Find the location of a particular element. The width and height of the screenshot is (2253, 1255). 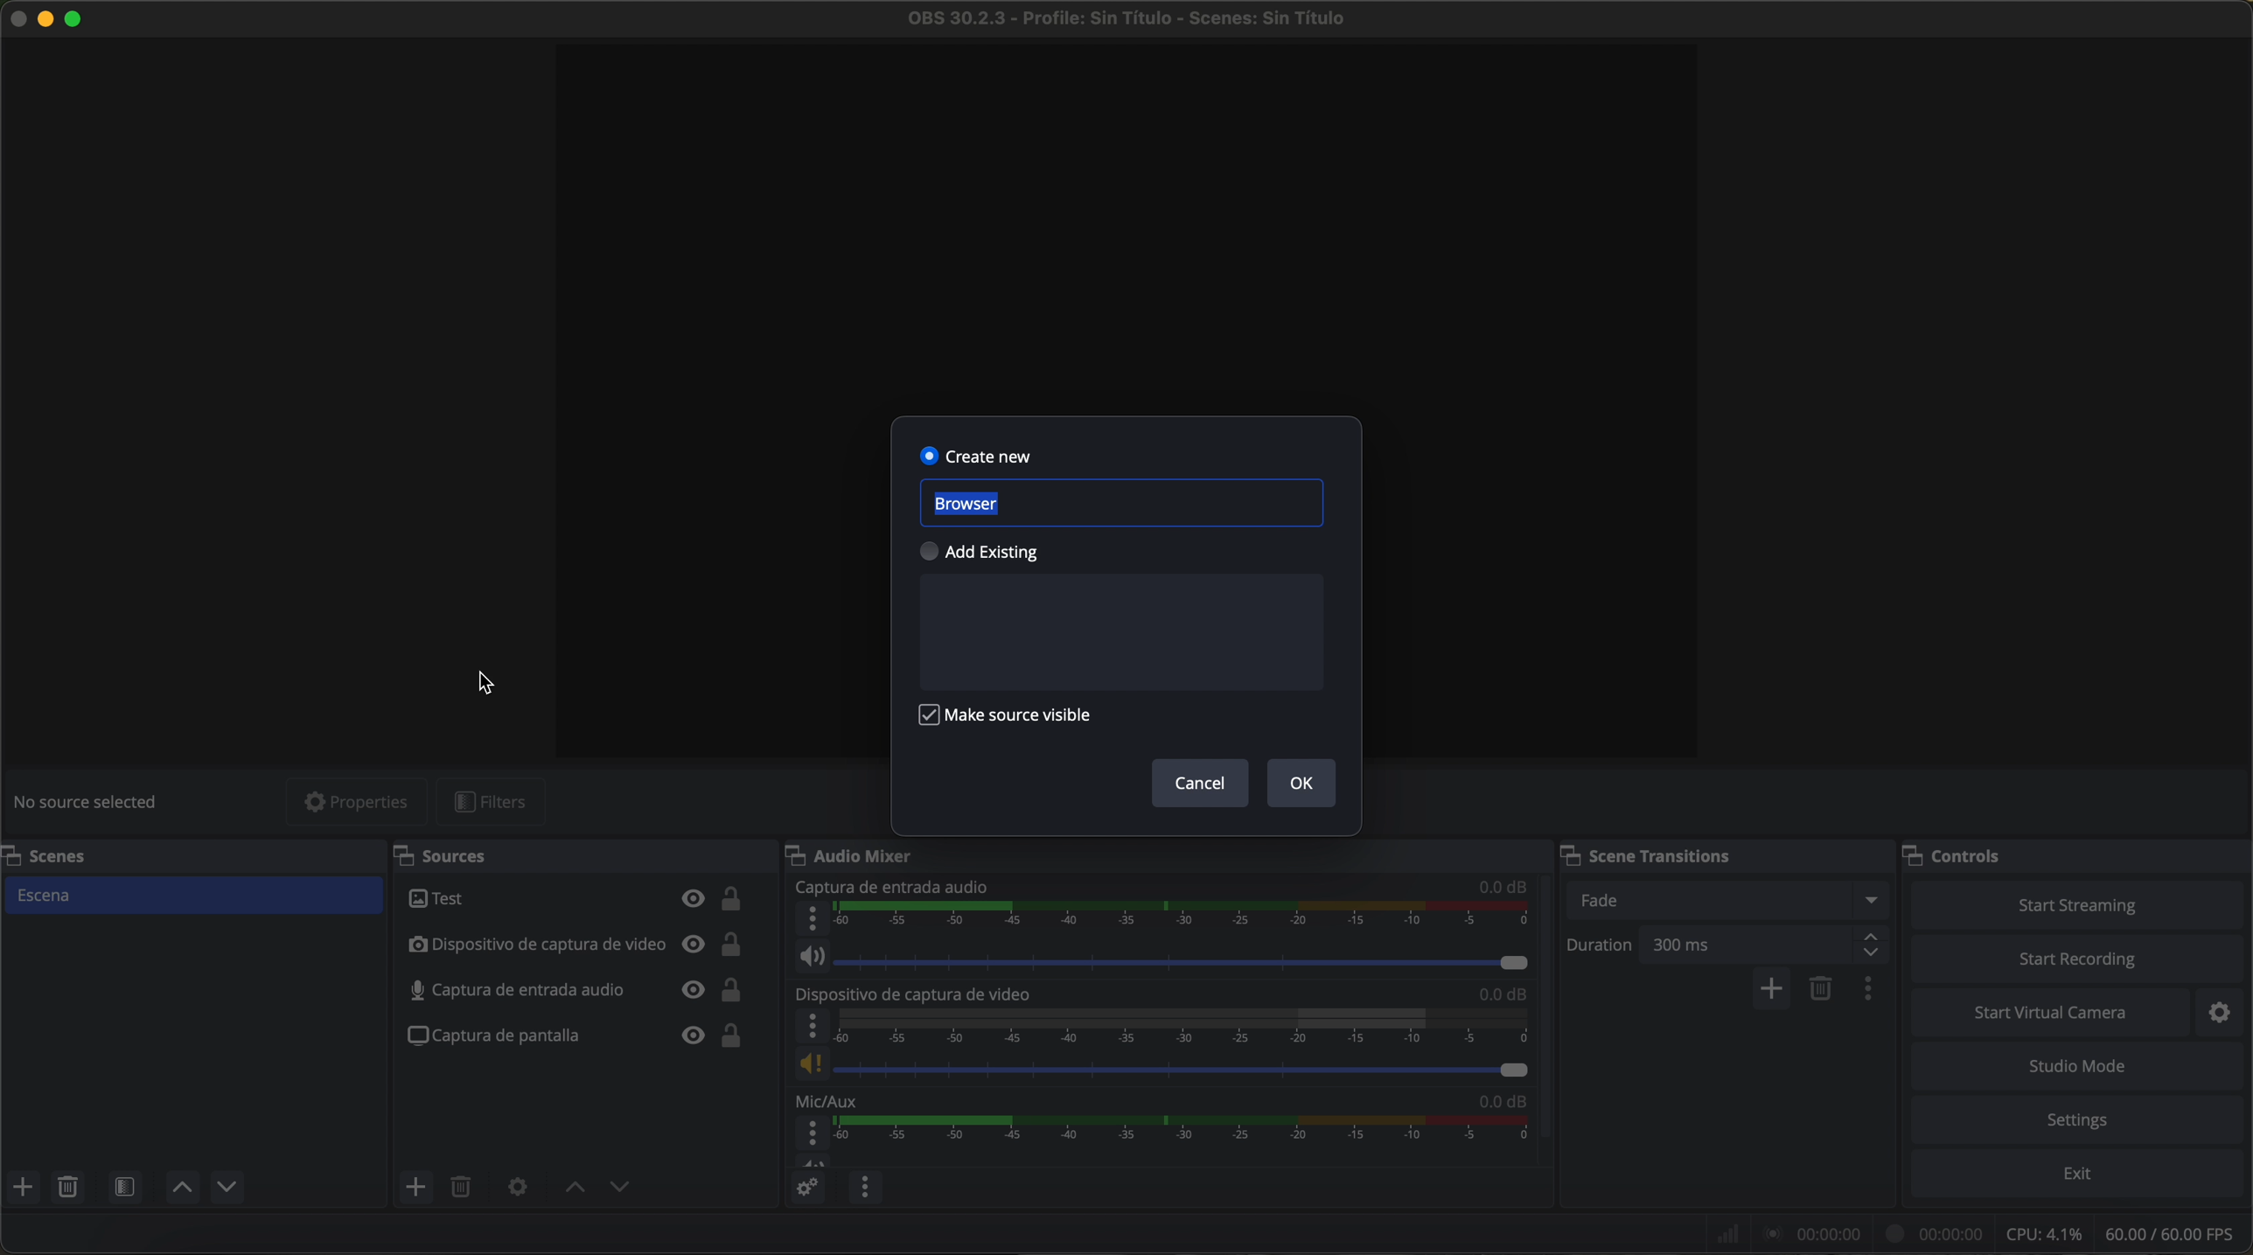

video capture device is located at coordinates (917, 994).